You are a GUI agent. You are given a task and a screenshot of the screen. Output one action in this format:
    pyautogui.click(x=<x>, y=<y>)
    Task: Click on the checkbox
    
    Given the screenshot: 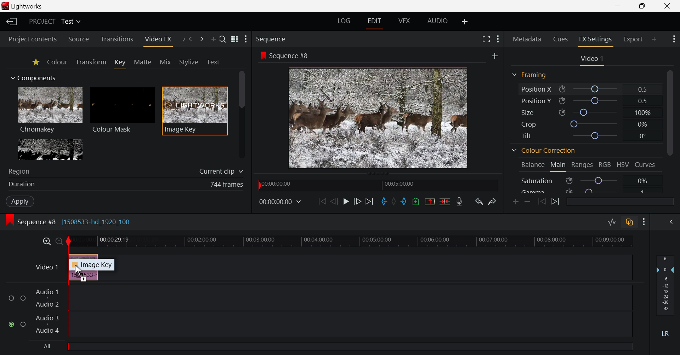 What is the action you would take?
    pyautogui.click(x=23, y=324)
    